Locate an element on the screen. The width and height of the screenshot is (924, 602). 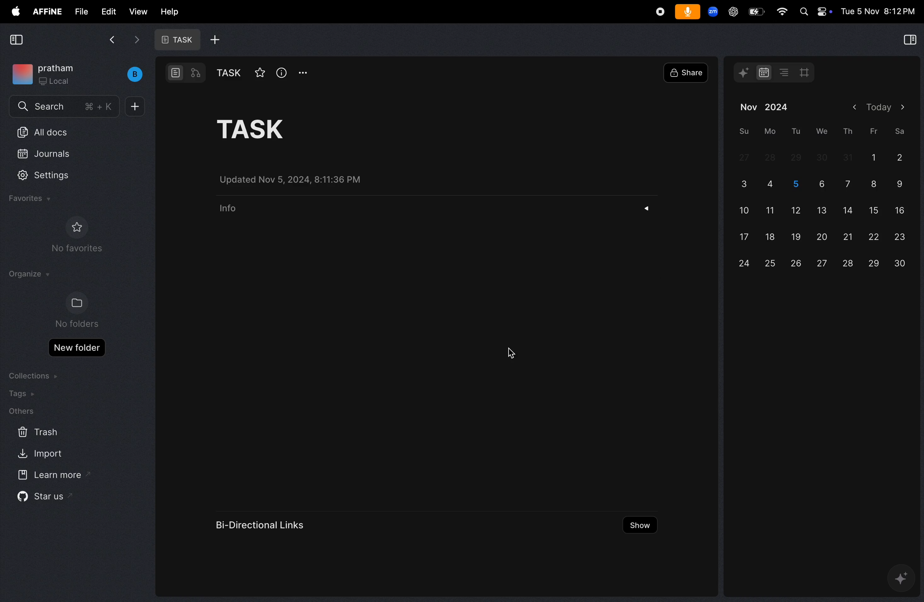
all docs is located at coordinates (66, 131).